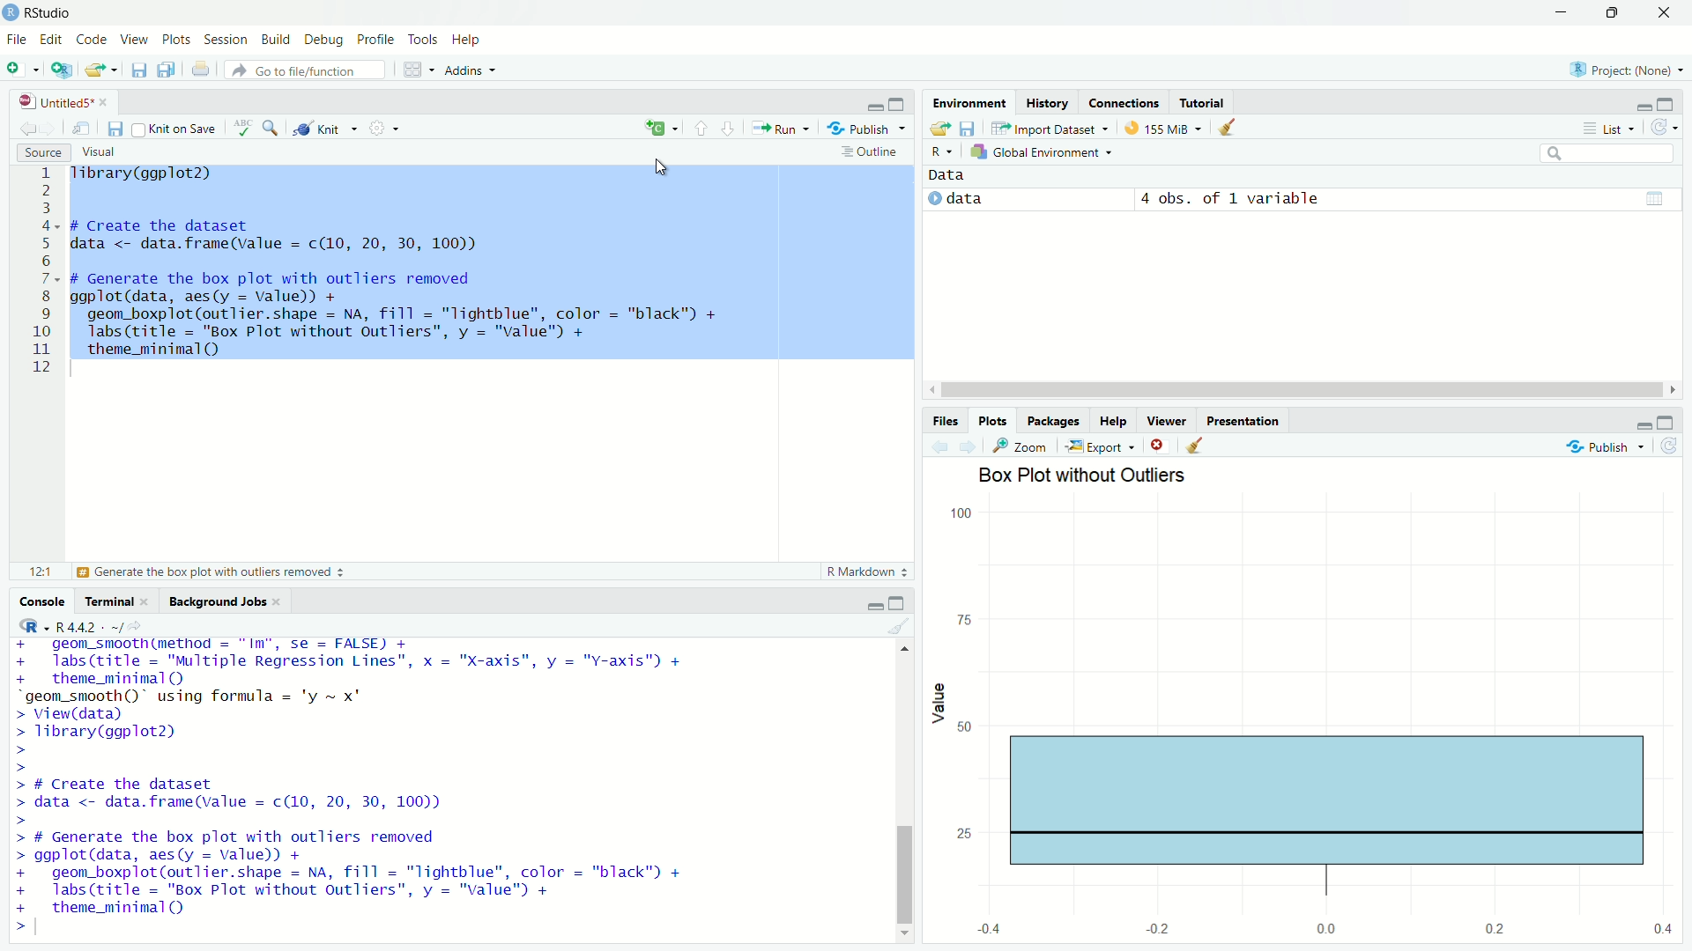  Describe the element at coordinates (60, 103) in the screenshot. I see `@ | Untitled5*` at that location.